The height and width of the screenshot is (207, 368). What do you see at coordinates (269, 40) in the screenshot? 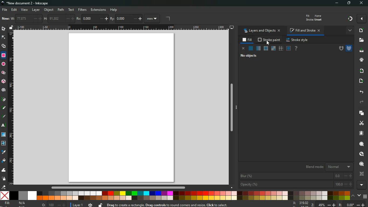
I see `stroke paint` at bounding box center [269, 40].